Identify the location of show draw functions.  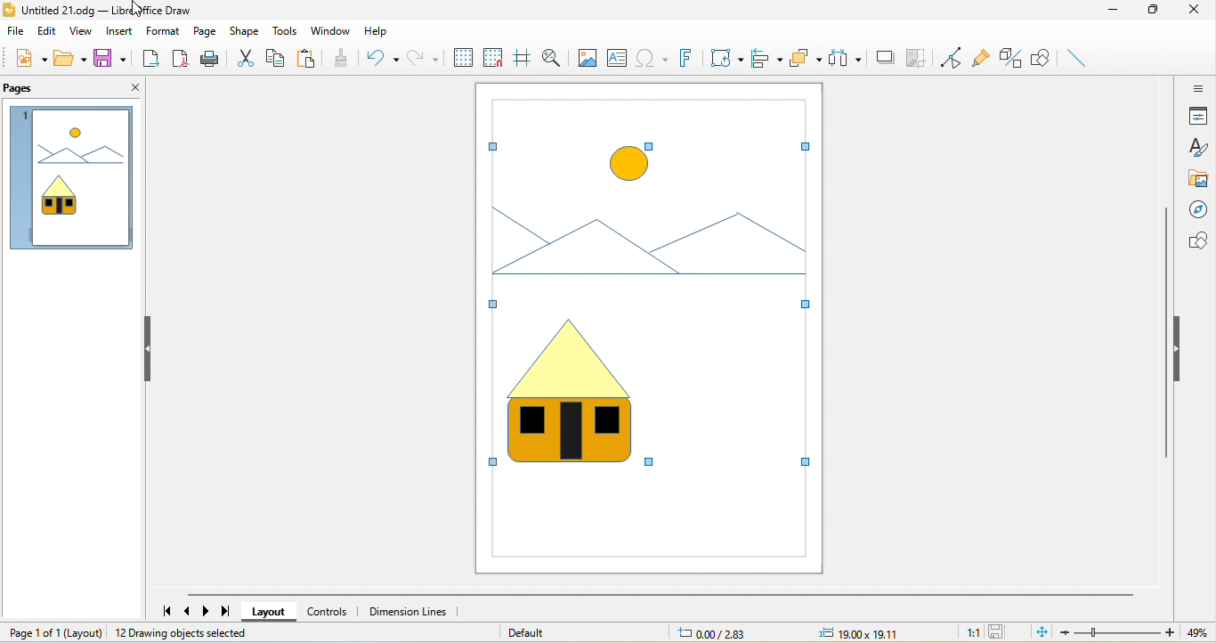
(1047, 60).